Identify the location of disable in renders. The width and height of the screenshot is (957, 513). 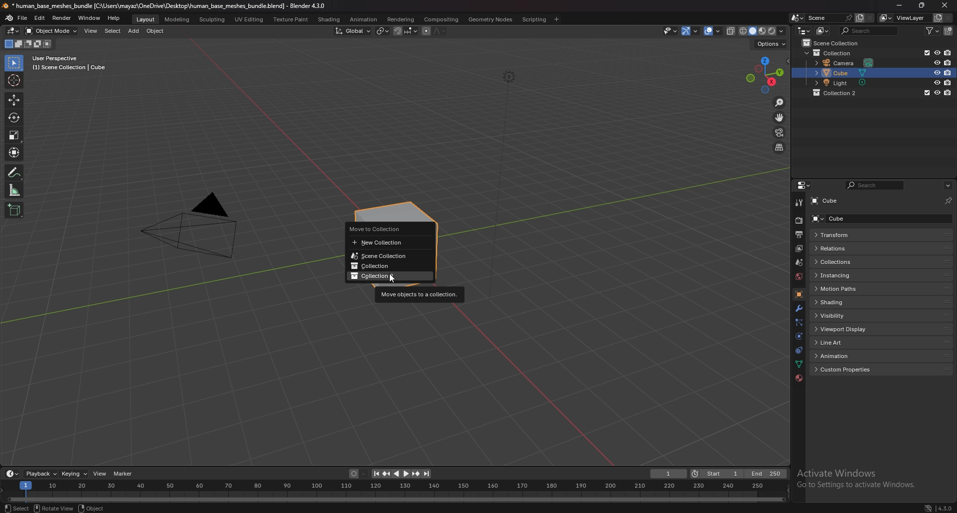
(949, 63).